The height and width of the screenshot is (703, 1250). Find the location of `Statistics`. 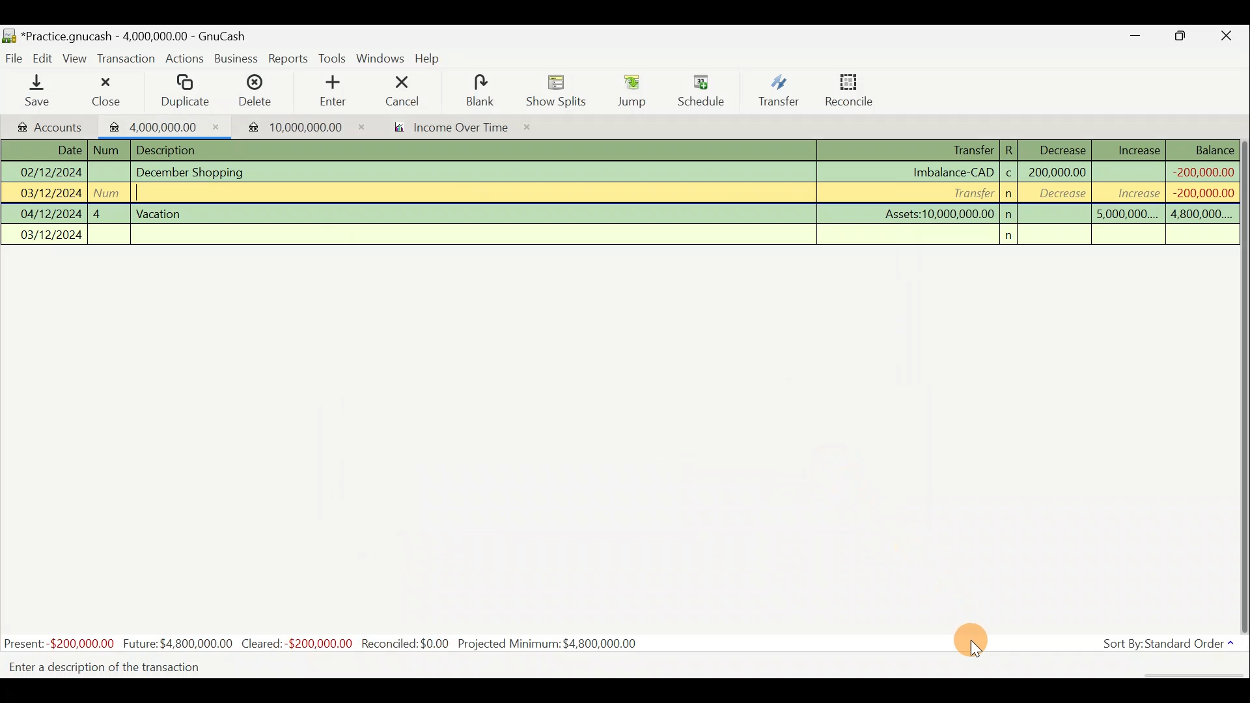

Statistics is located at coordinates (342, 644).